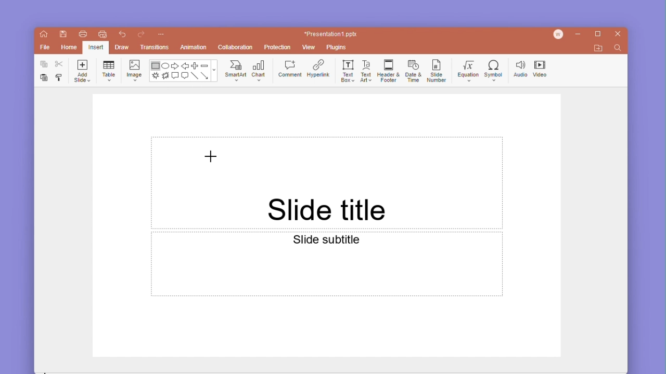 This screenshot has height=374, width=666. I want to click on slide Title text, so click(326, 183).